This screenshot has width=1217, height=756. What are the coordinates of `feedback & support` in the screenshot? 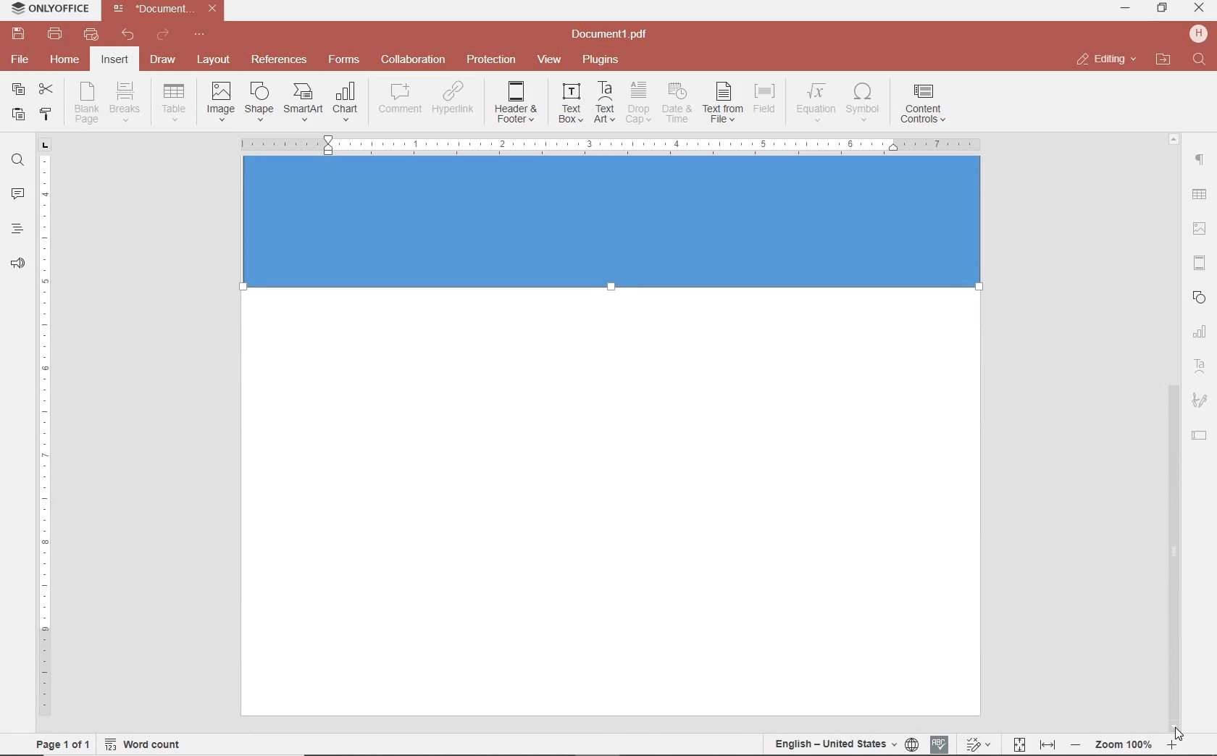 It's located at (18, 264).